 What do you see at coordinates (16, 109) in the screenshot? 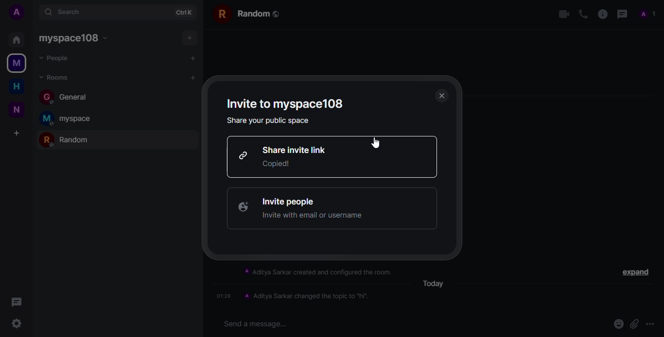
I see `new` at bounding box center [16, 109].